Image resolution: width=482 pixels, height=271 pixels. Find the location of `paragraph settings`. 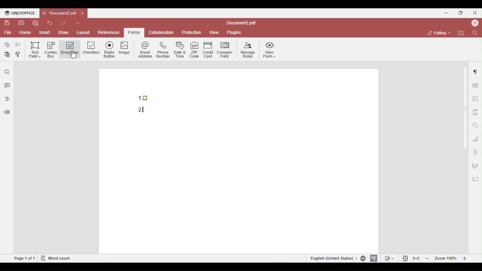

paragraph settings is located at coordinates (474, 71).